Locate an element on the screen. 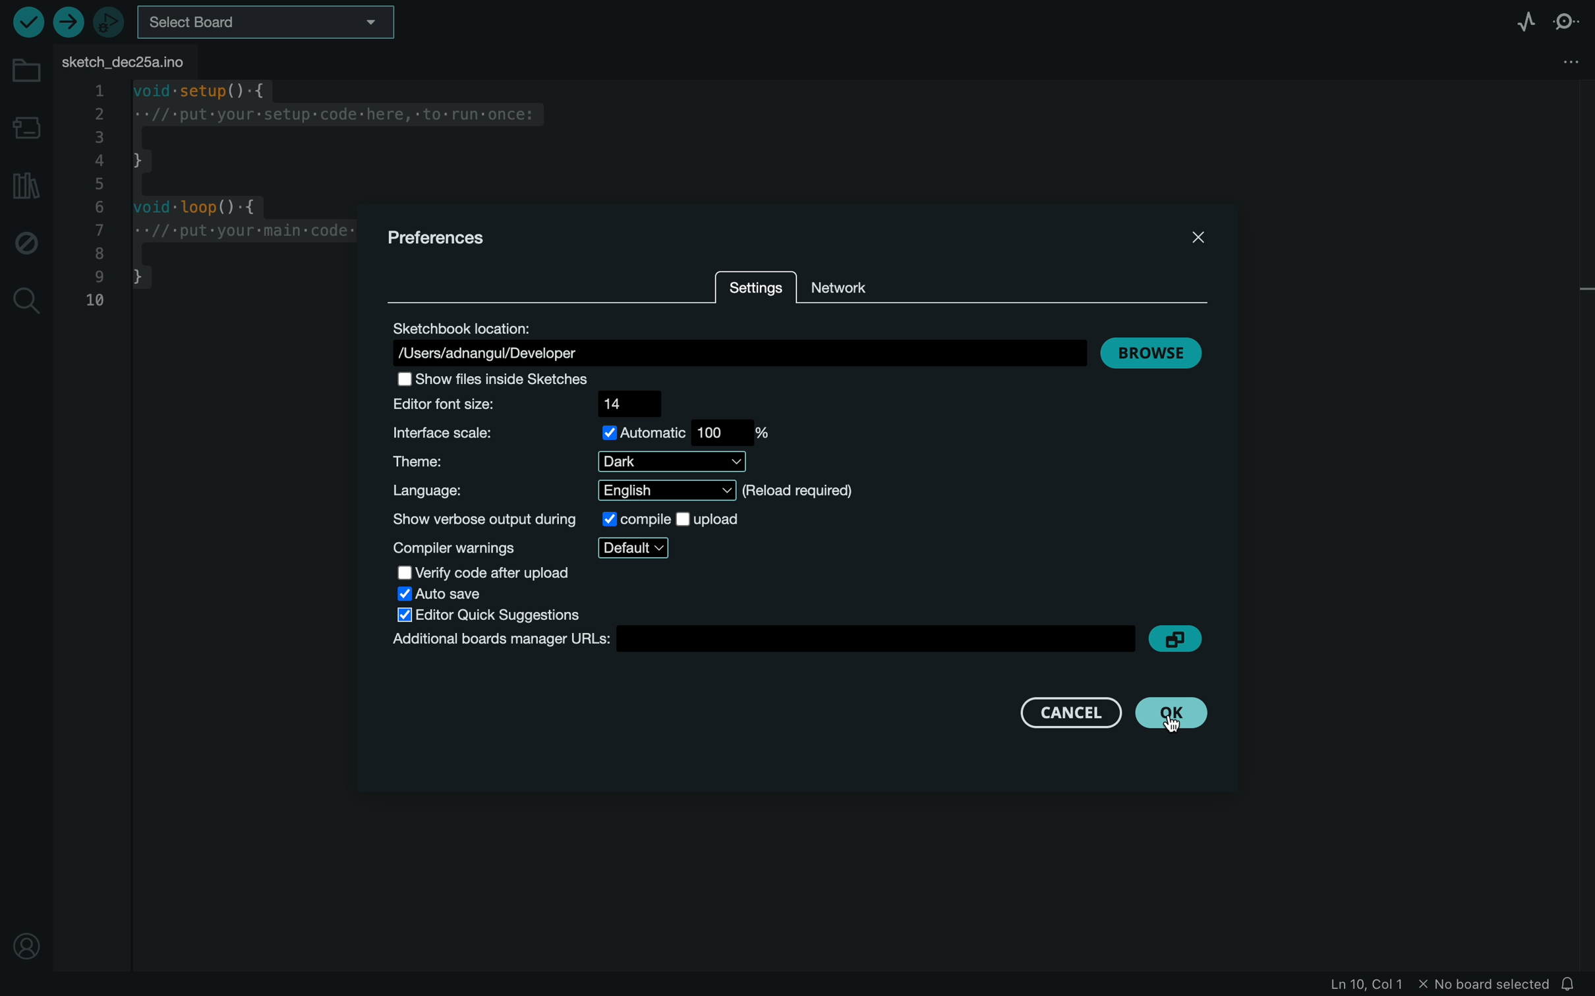 The image size is (1595, 996). search is located at coordinates (26, 298).